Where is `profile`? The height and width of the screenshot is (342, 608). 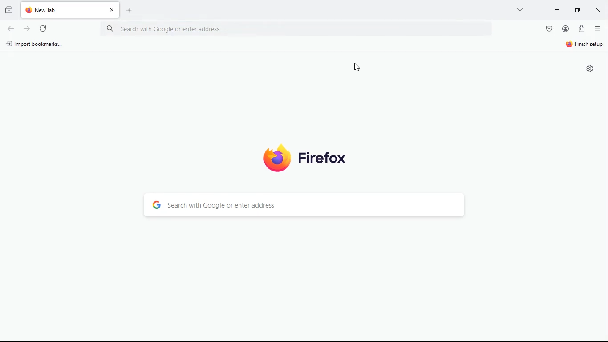 profile is located at coordinates (565, 29).